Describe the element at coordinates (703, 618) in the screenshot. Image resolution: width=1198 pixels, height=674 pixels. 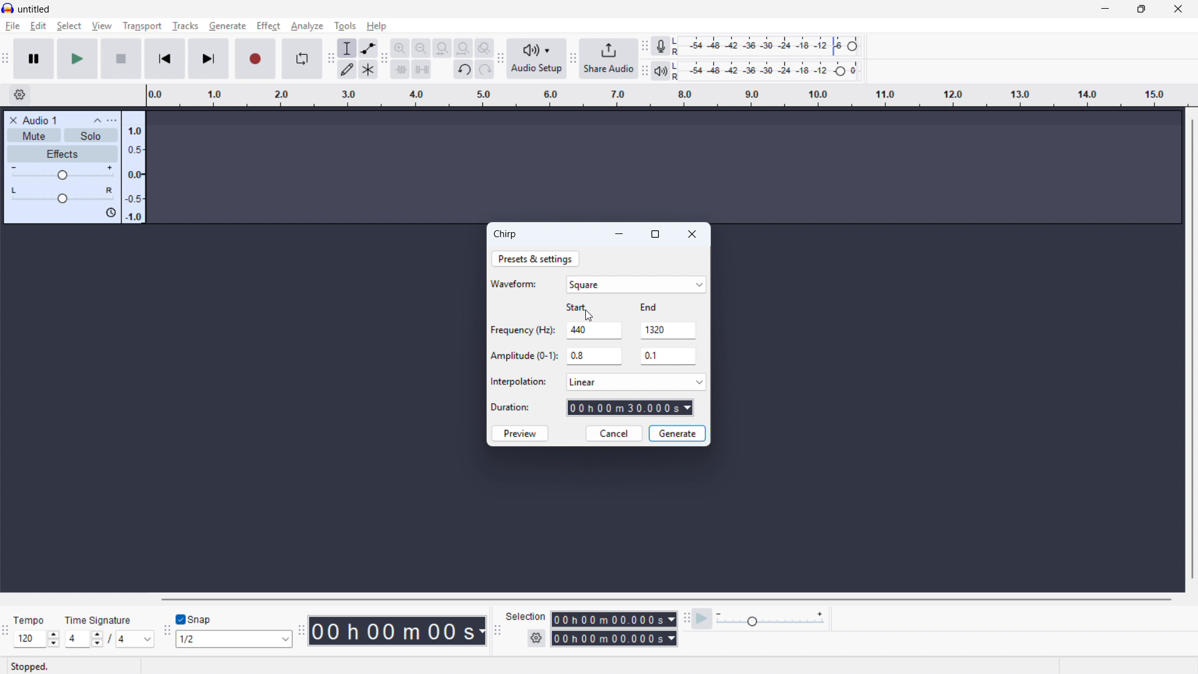
I see `Play at speed ` at that location.